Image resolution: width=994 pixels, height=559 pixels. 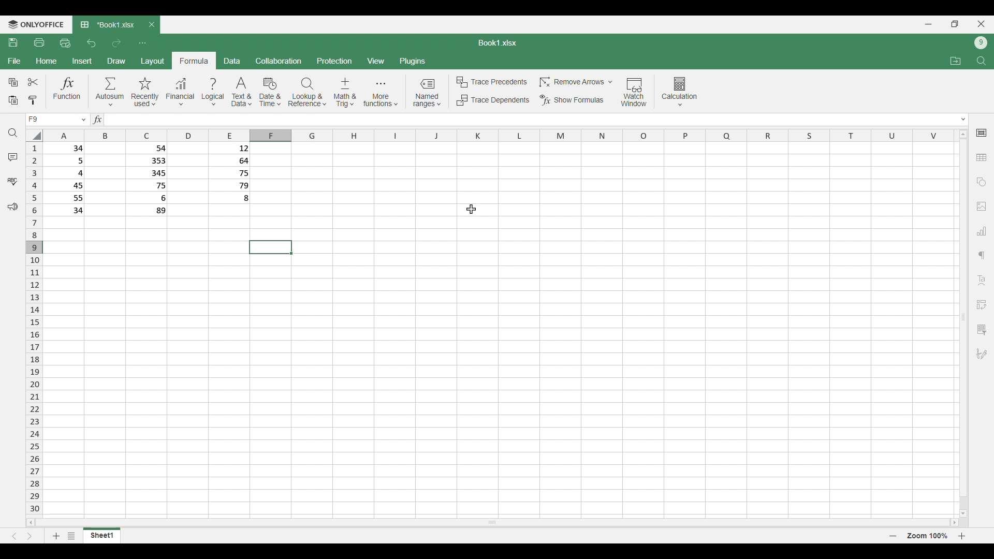 What do you see at coordinates (46, 61) in the screenshot?
I see `Home menu` at bounding box center [46, 61].